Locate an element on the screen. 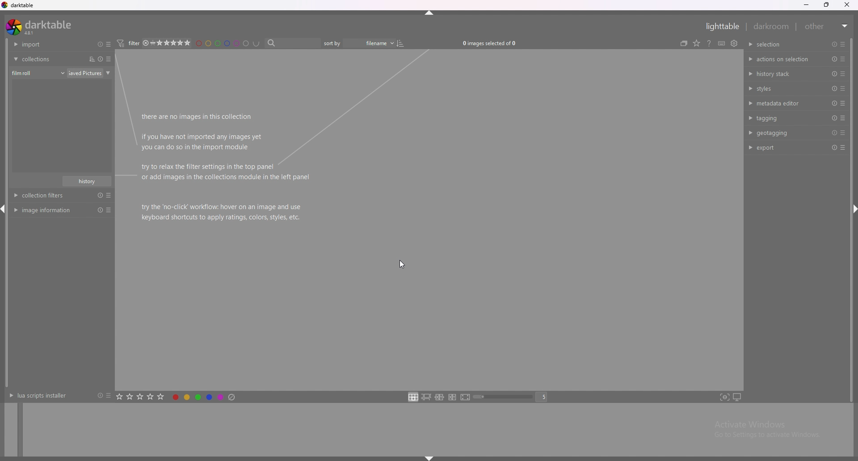 The image size is (858, 461). presets is located at coordinates (841, 44).